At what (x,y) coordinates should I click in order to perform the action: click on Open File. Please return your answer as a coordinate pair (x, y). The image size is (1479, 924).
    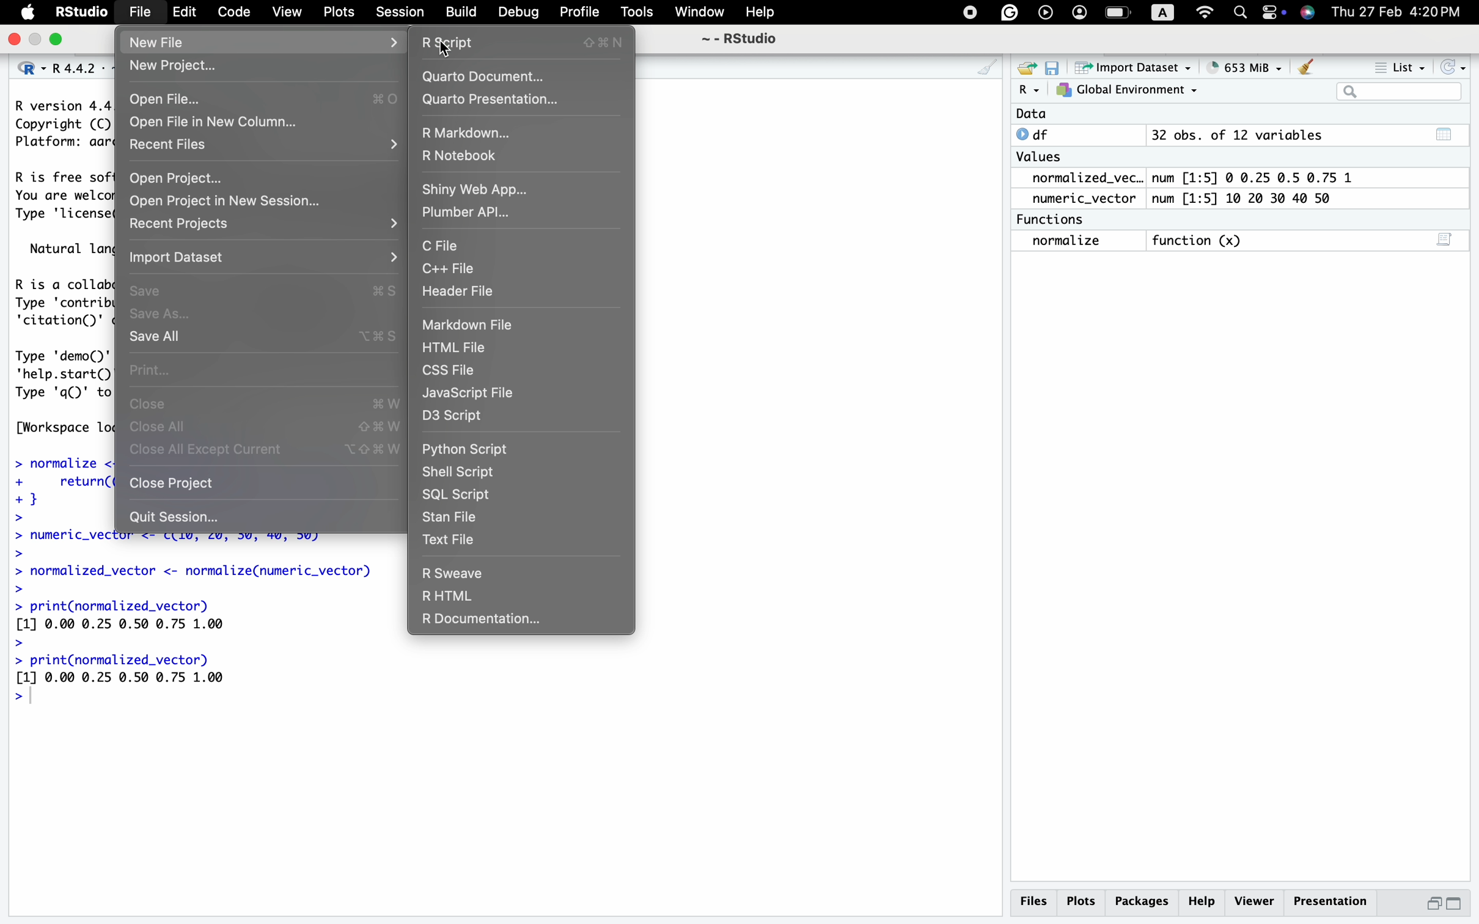
    Looking at the image, I should click on (164, 98).